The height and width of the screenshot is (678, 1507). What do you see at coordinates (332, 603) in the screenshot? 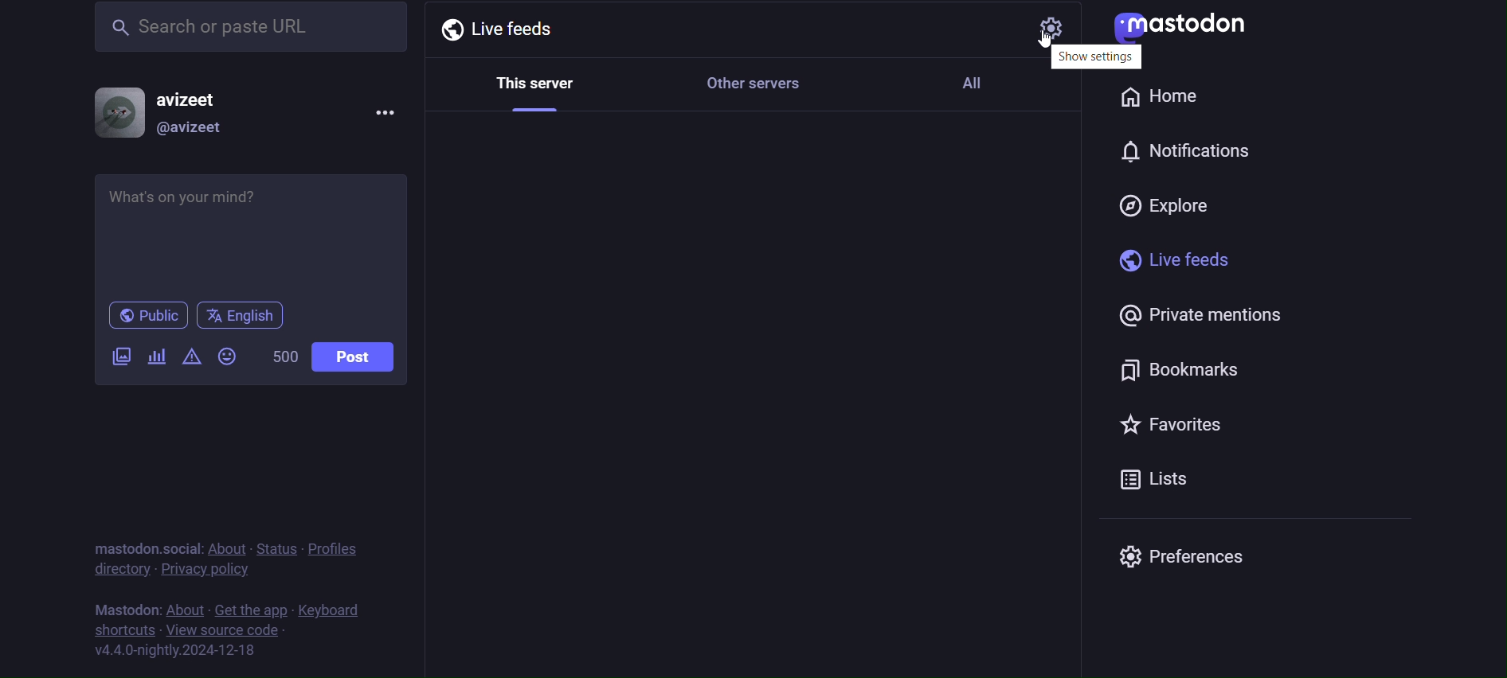
I see `keyboards` at bounding box center [332, 603].